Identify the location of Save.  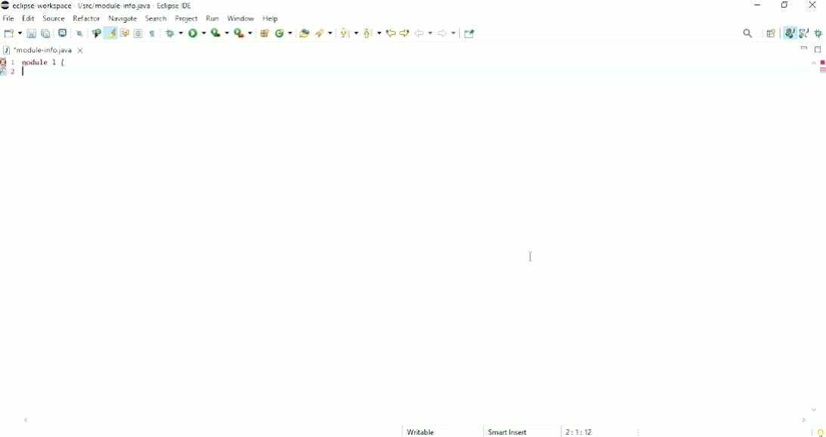
(31, 33).